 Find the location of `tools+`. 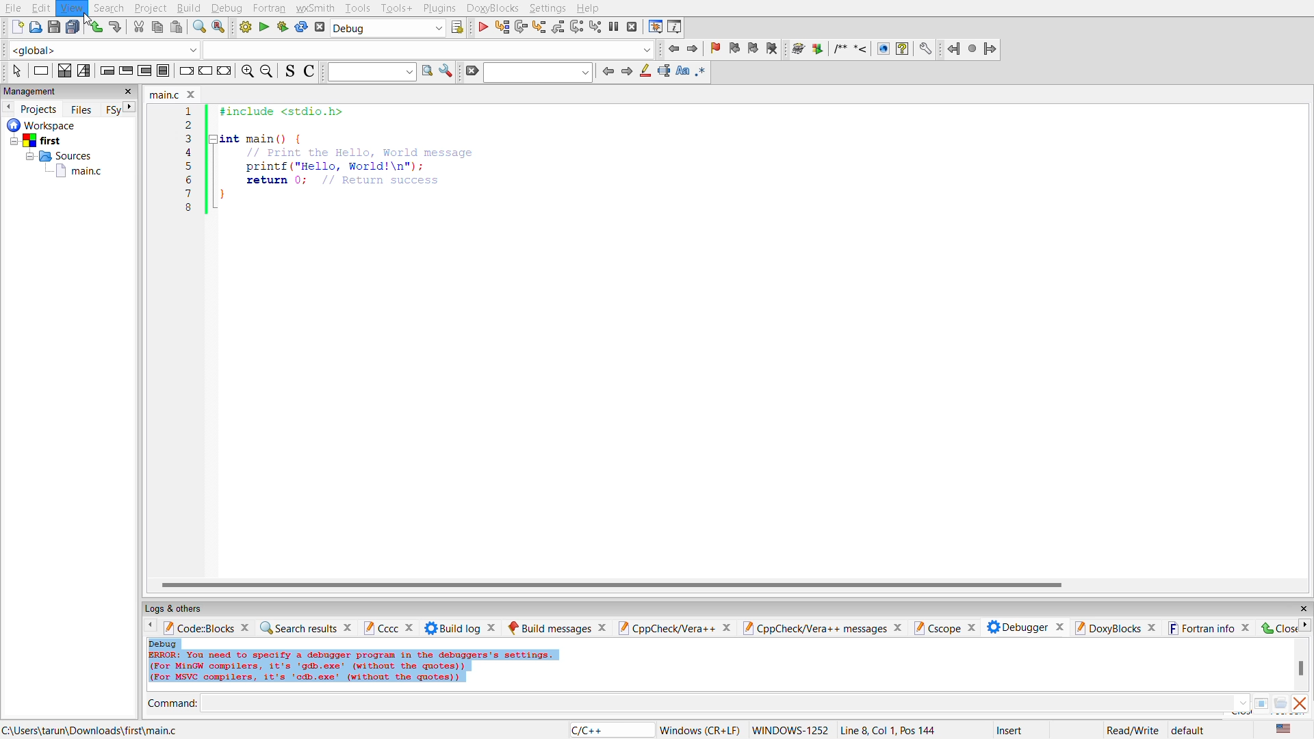

tools+ is located at coordinates (399, 8).